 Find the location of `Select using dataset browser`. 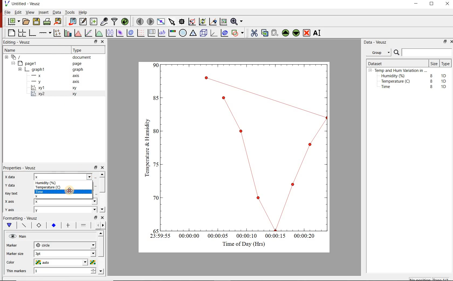

Select using dataset browser is located at coordinates (97, 177).